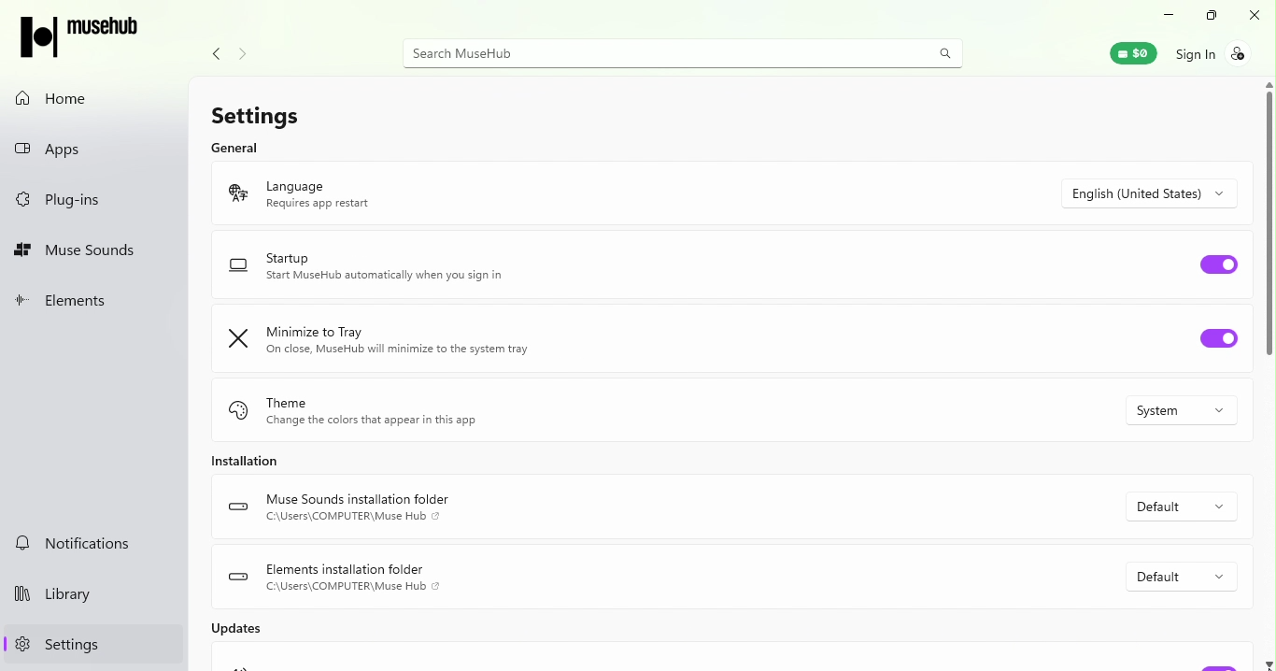 The height and width of the screenshot is (671, 1276). What do you see at coordinates (243, 53) in the screenshot?
I see `Navigate forward` at bounding box center [243, 53].